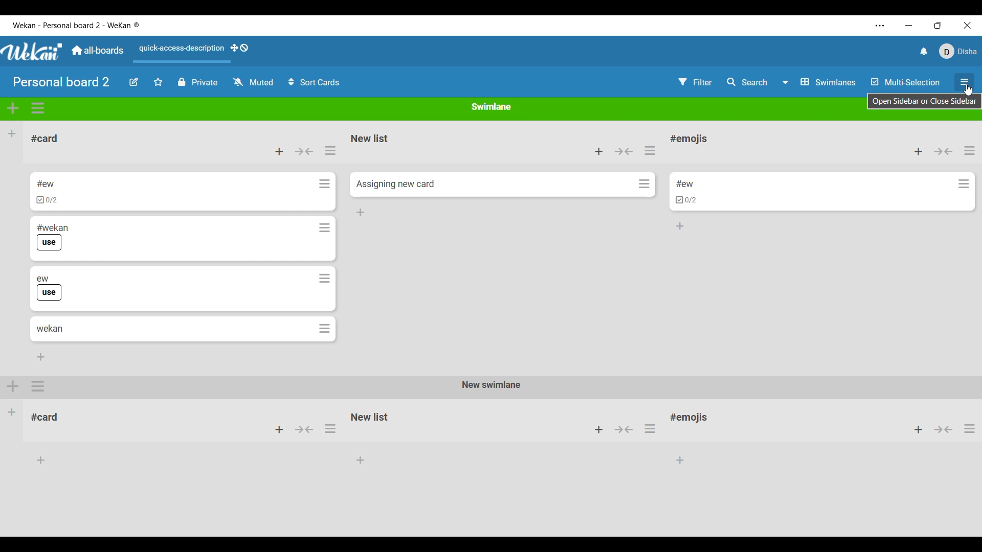  What do you see at coordinates (644, 183) in the screenshot?
I see `Card actions` at bounding box center [644, 183].